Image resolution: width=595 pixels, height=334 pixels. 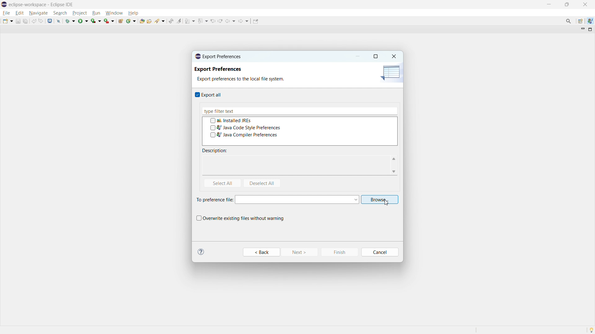 What do you see at coordinates (590, 20) in the screenshot?
I see `java` at bounding box center [590, 20].